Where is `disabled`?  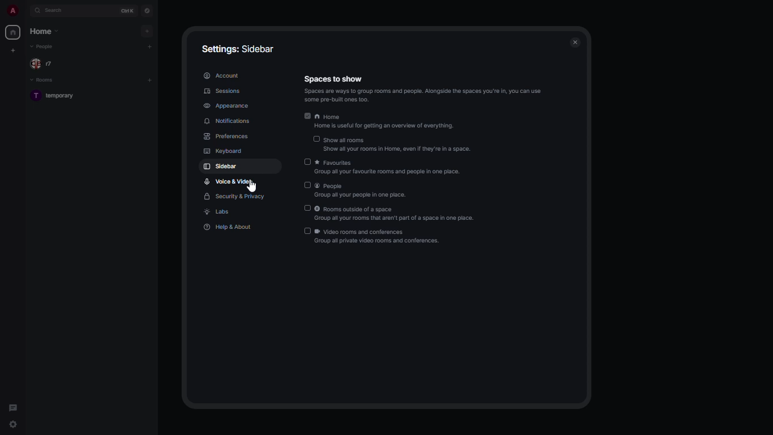 disabled is located at coordinates (307, 161).